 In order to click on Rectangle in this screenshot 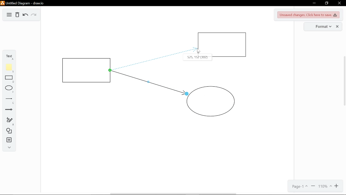, I will do `click(9, 79)`.